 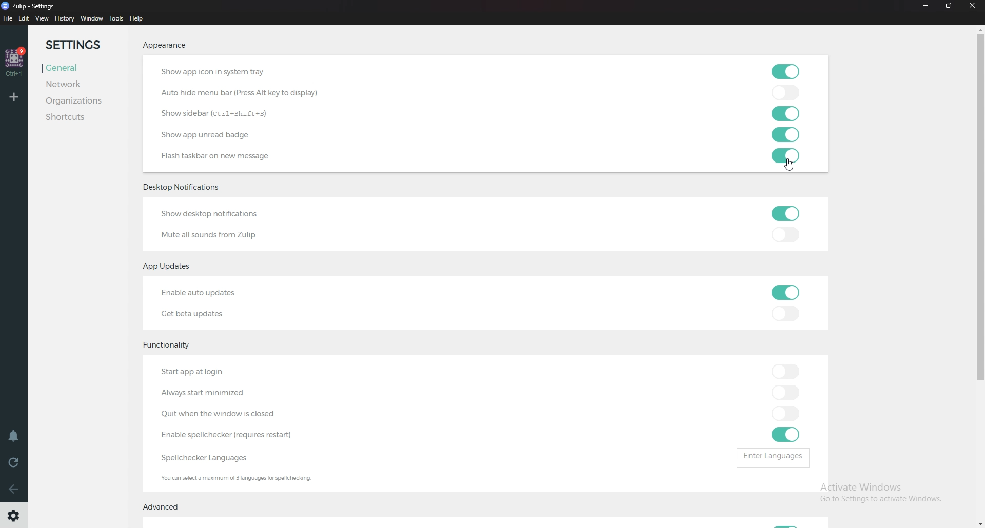 I want to click on toggle, so click(x=783, y=371).